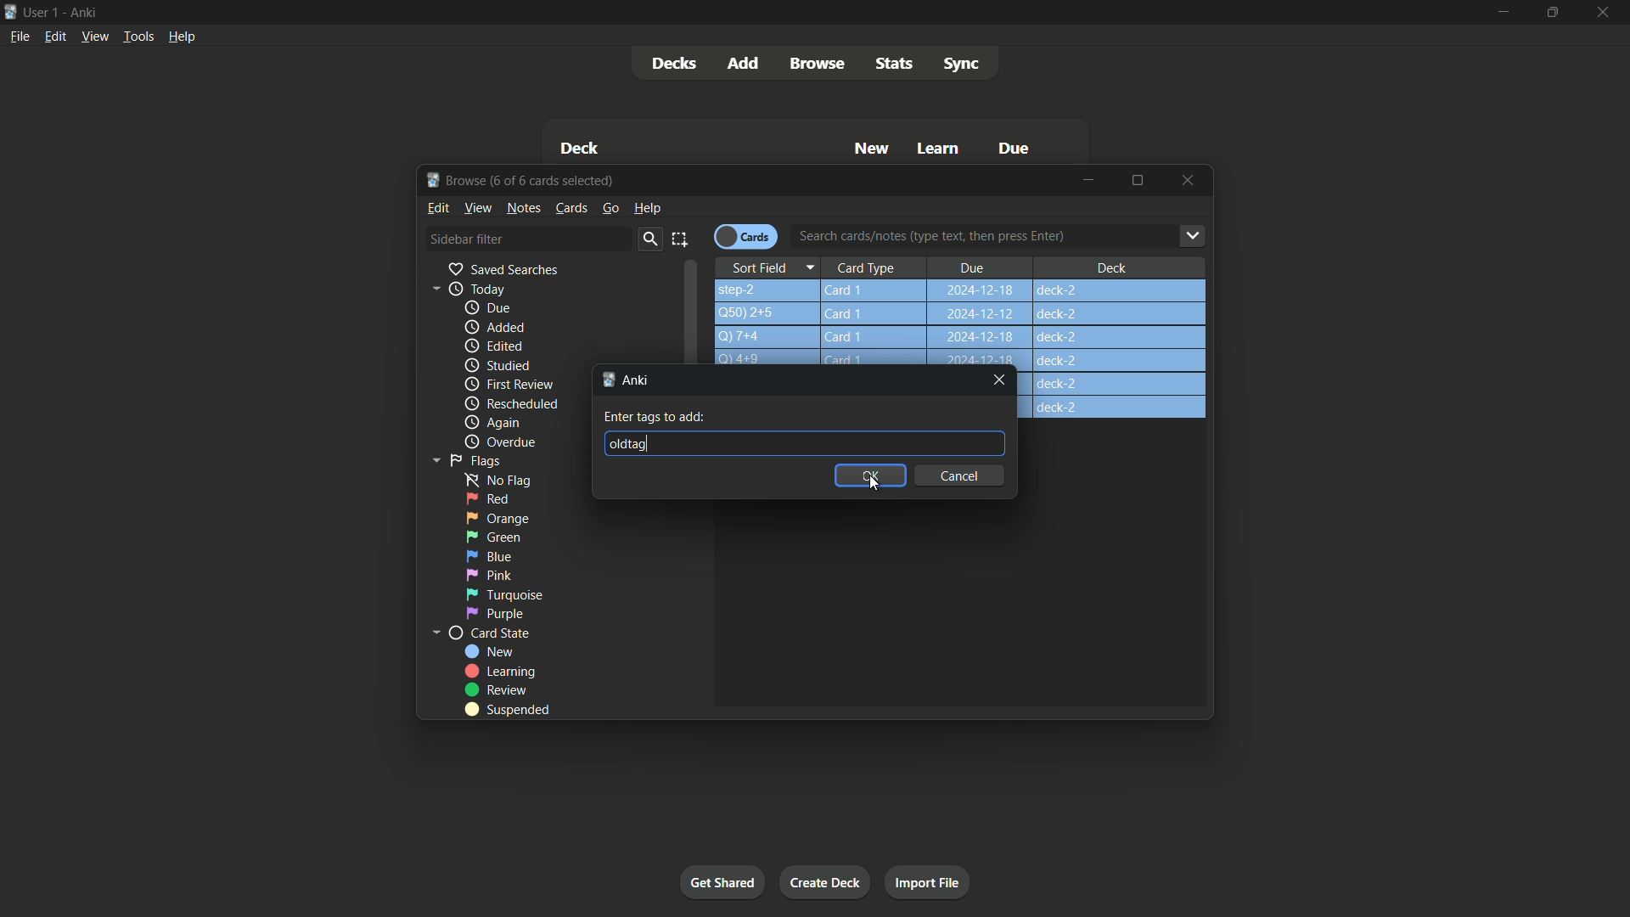  Describe the element at coordinates (457, 179) in the screenshot. I see `Browse` at that location.